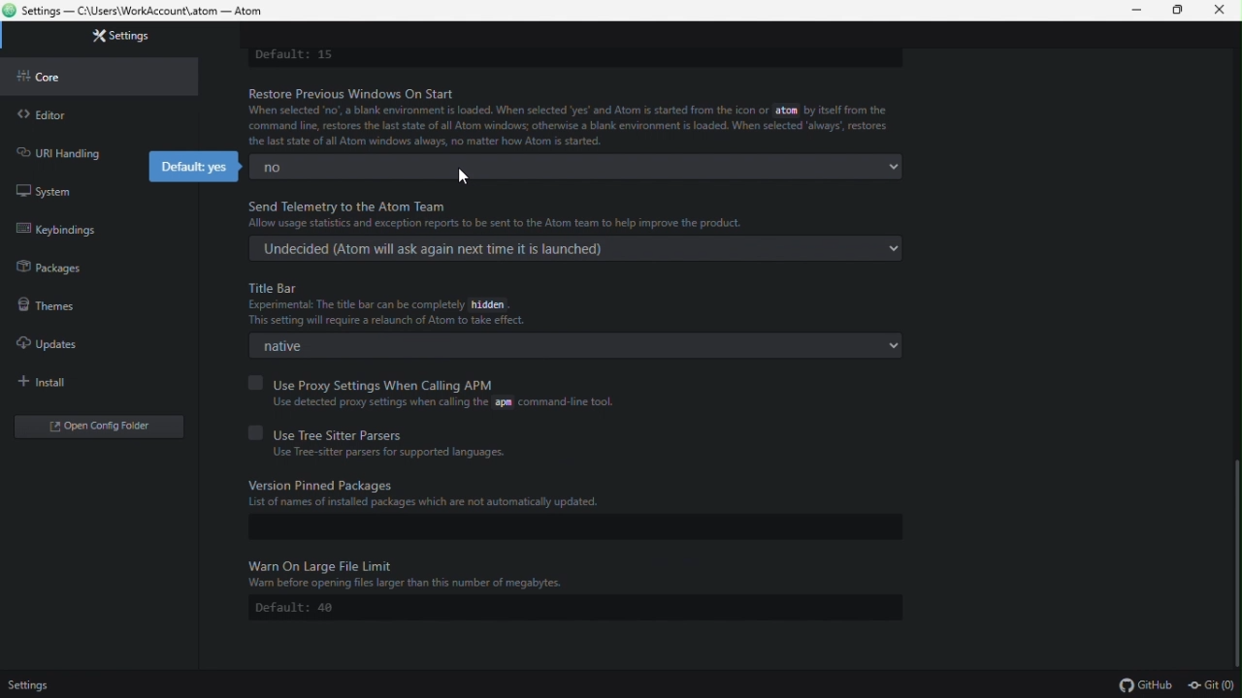 This screenshot has height=698, width=1242. What do you see at coordinates (1213, 684) in the screenshot?
I see `git` at bounding box center [1213, 684].